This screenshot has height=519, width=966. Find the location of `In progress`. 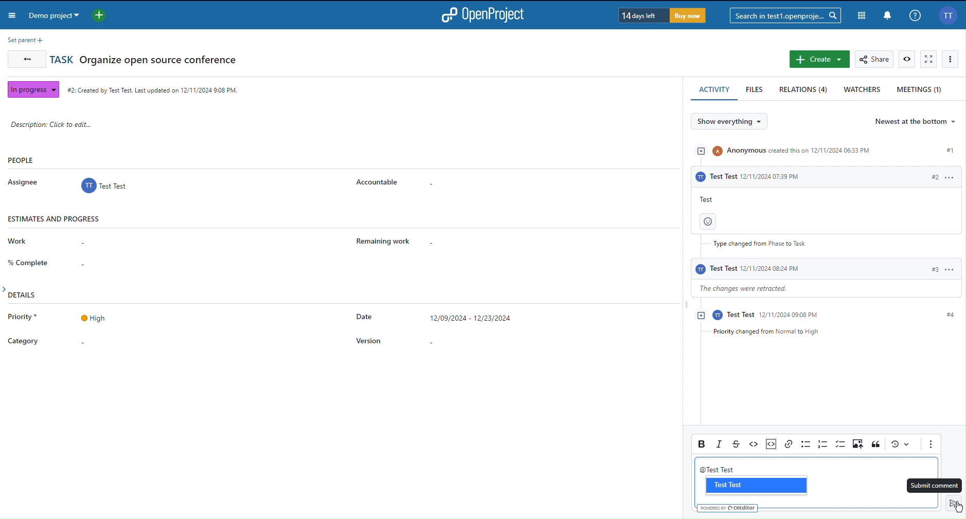

In progress is located at coordinates (31, 88).